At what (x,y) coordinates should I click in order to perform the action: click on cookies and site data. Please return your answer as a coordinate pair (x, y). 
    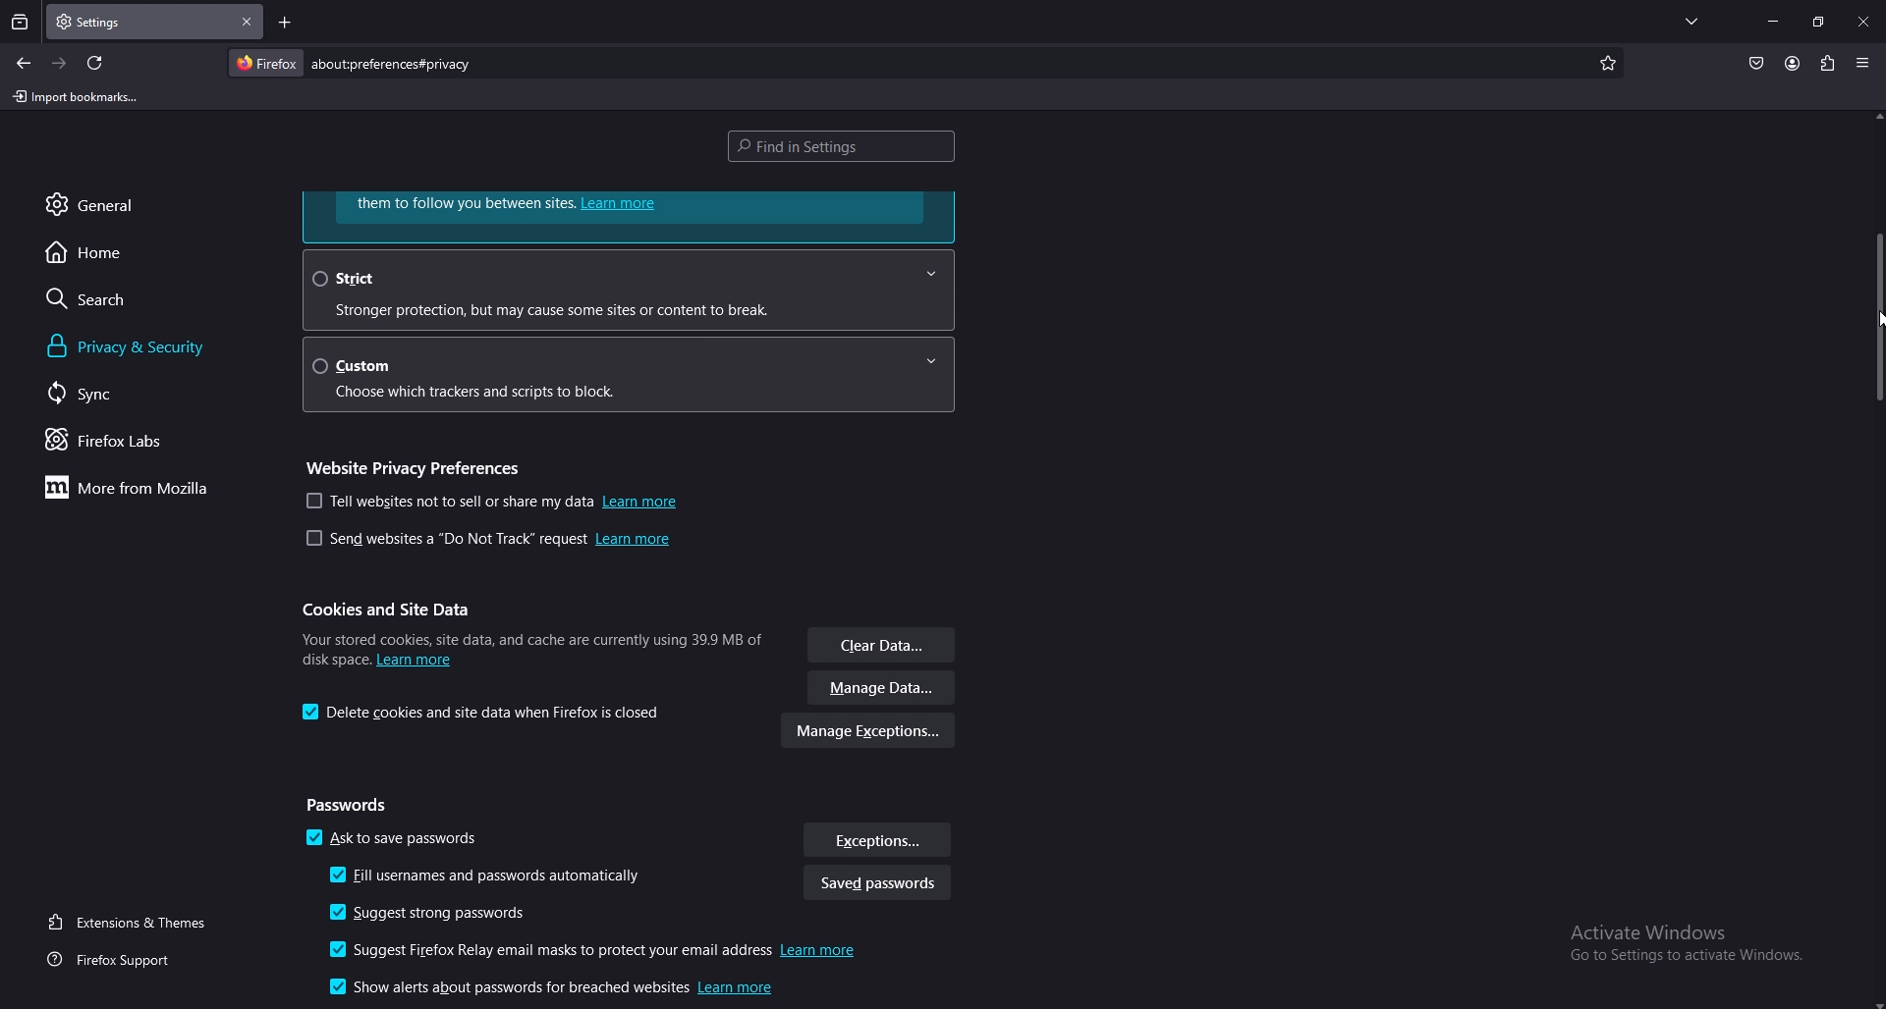
    Looking at the image, I should click on (394, 610).